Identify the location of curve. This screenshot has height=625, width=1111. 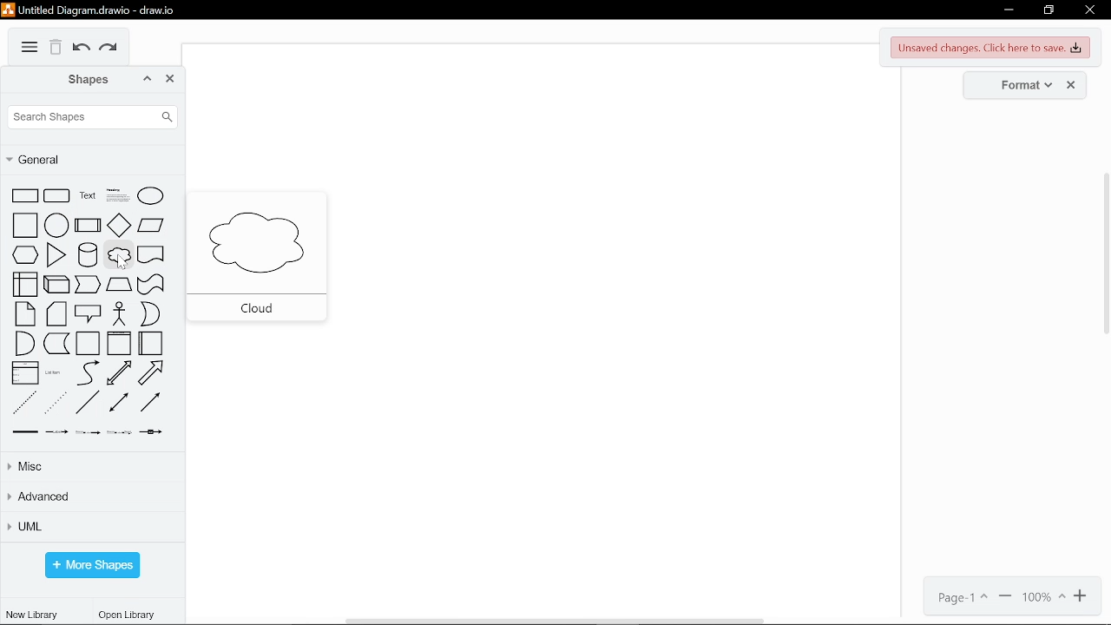
(85, 373).